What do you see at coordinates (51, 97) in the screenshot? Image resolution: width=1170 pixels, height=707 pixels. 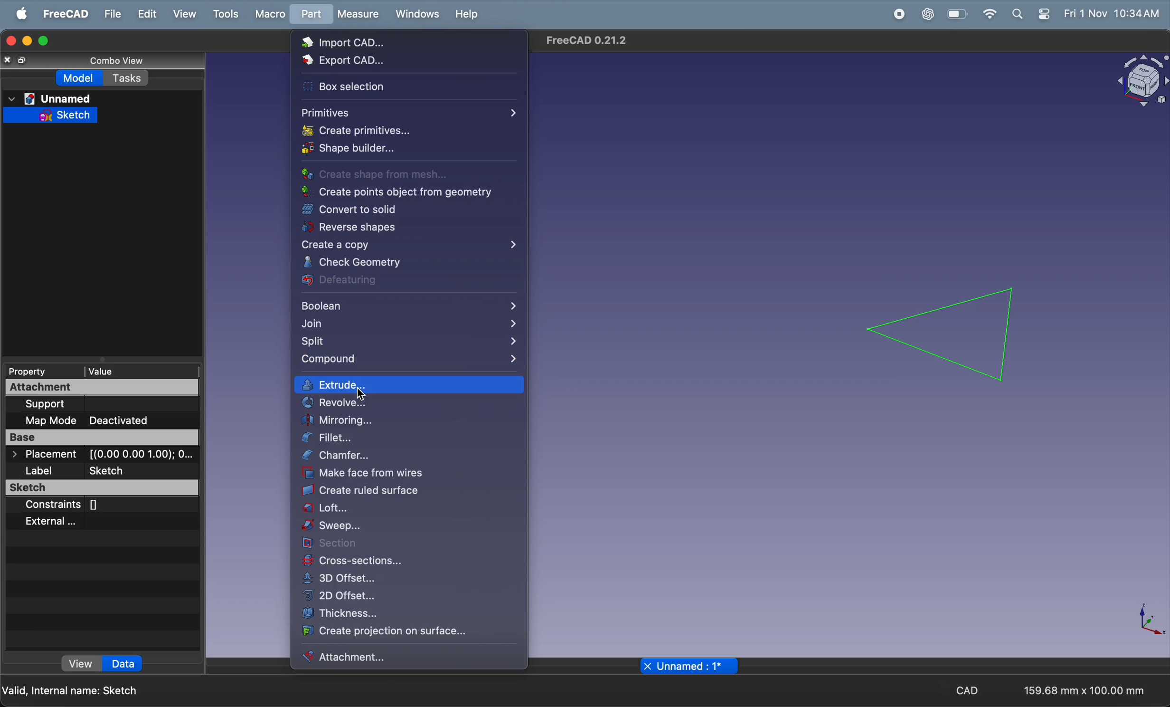 I see `unnamed` at bounding box center [51, 97].